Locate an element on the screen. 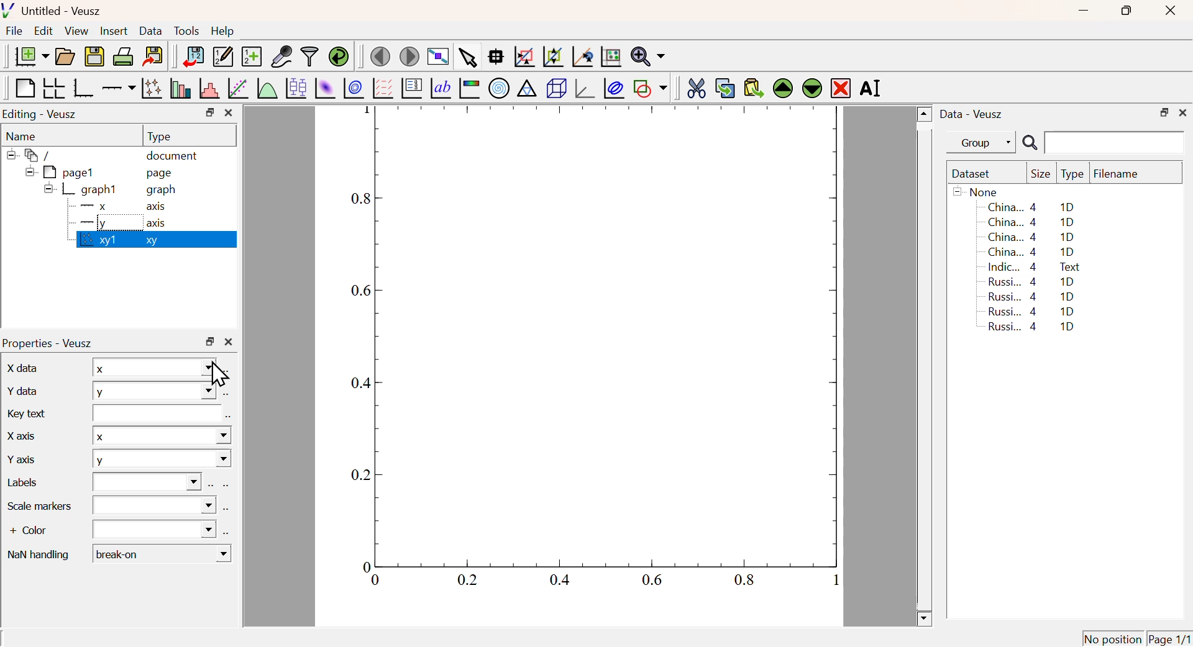  Close is located at coordinates (1168, 12).